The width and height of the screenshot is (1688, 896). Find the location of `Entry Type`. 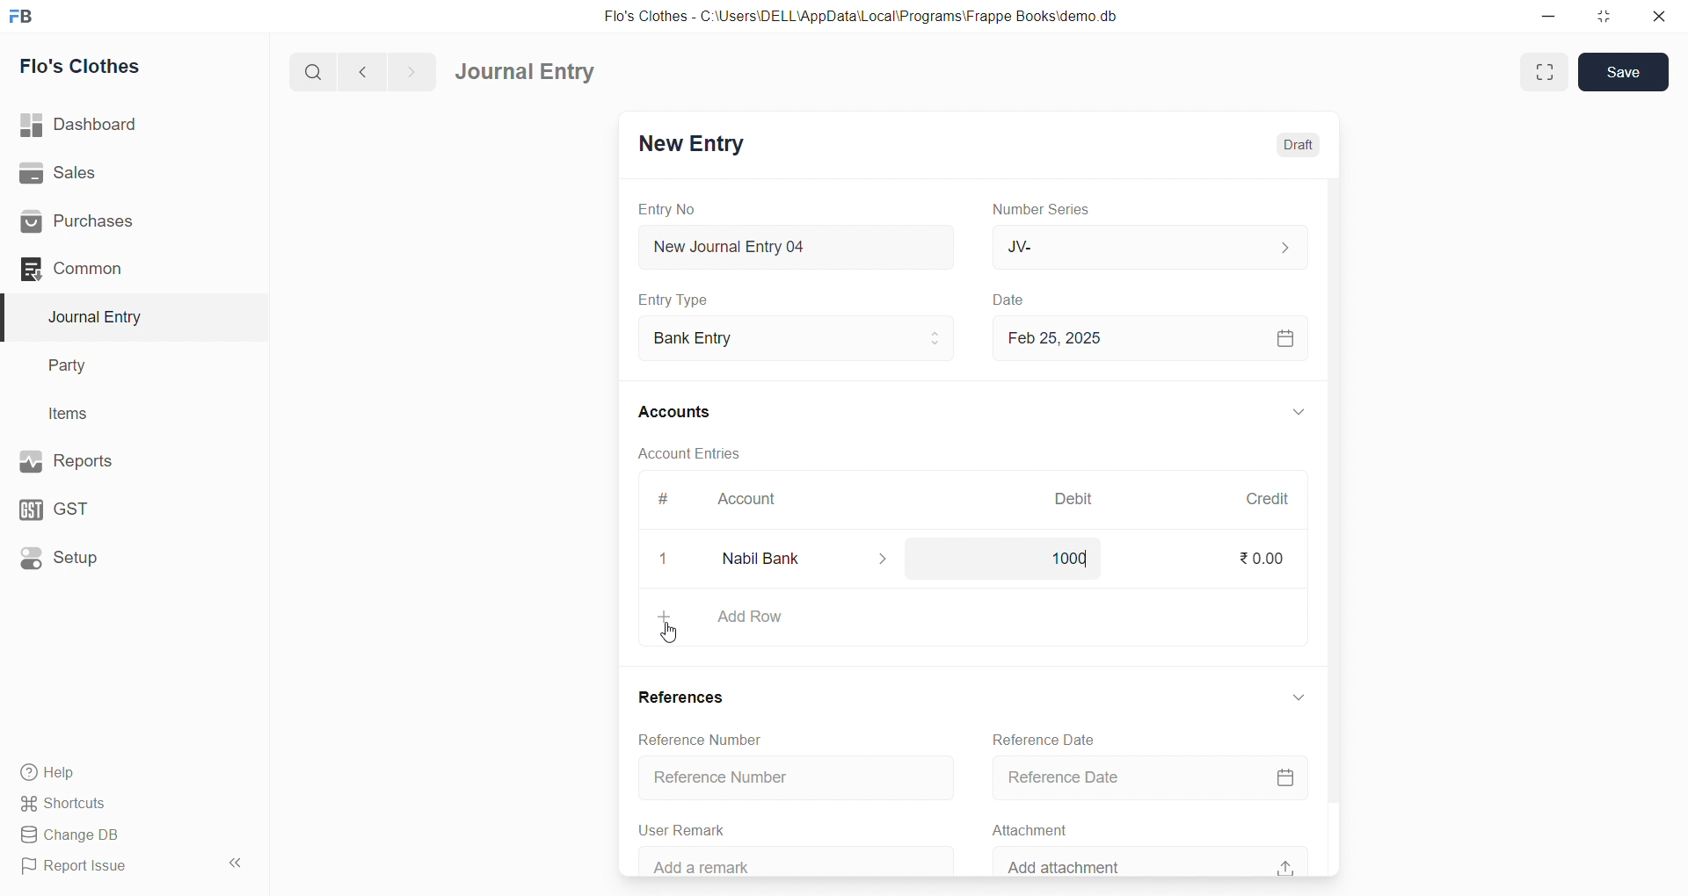

Entry Type is located at coordinates (673, 300).